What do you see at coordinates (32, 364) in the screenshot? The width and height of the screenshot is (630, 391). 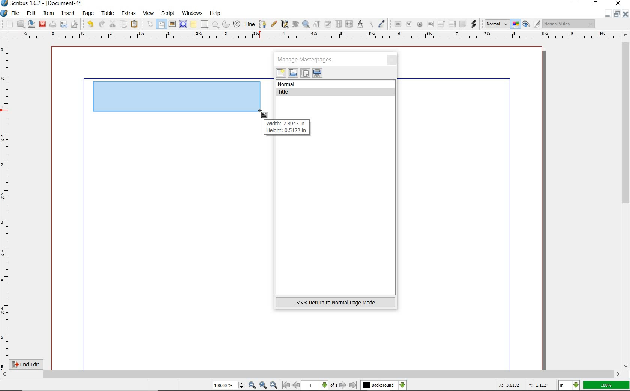 I see `End Edit` at bounding box center [32, 364].